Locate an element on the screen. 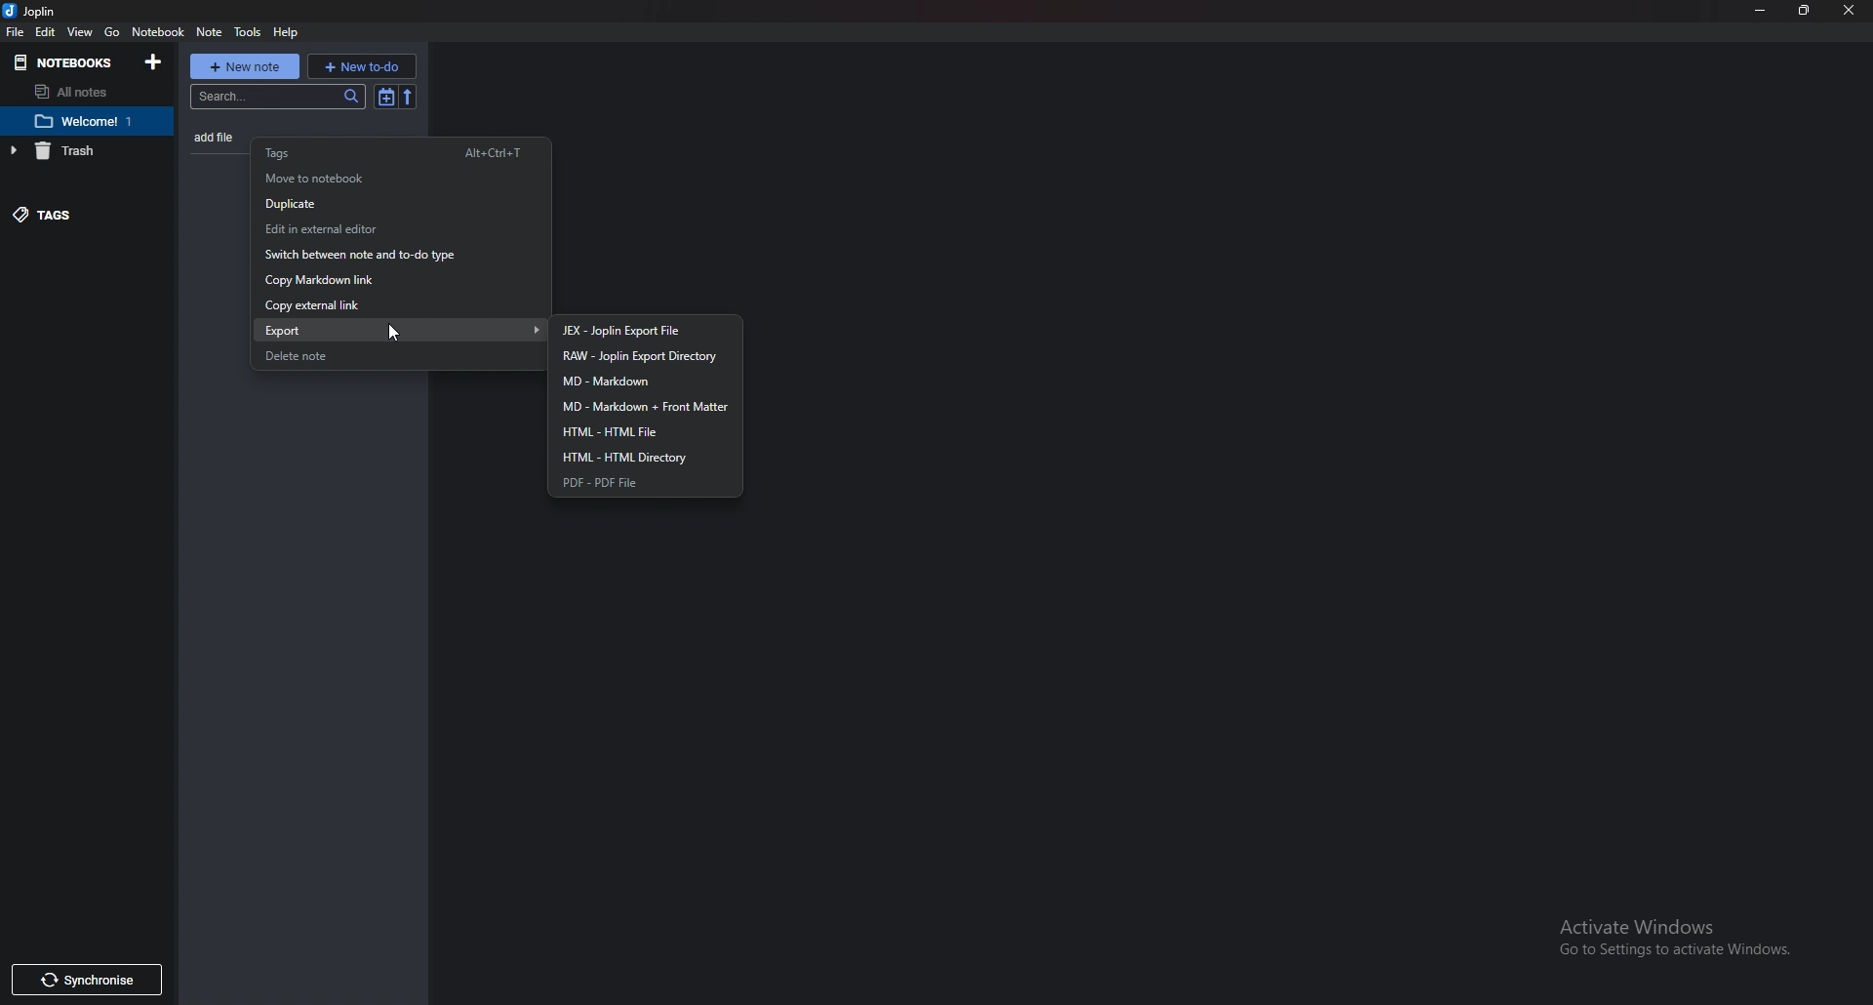 This screenshot has width=1873, height=1005. reverse sort order is located at coordinates (411, 96).